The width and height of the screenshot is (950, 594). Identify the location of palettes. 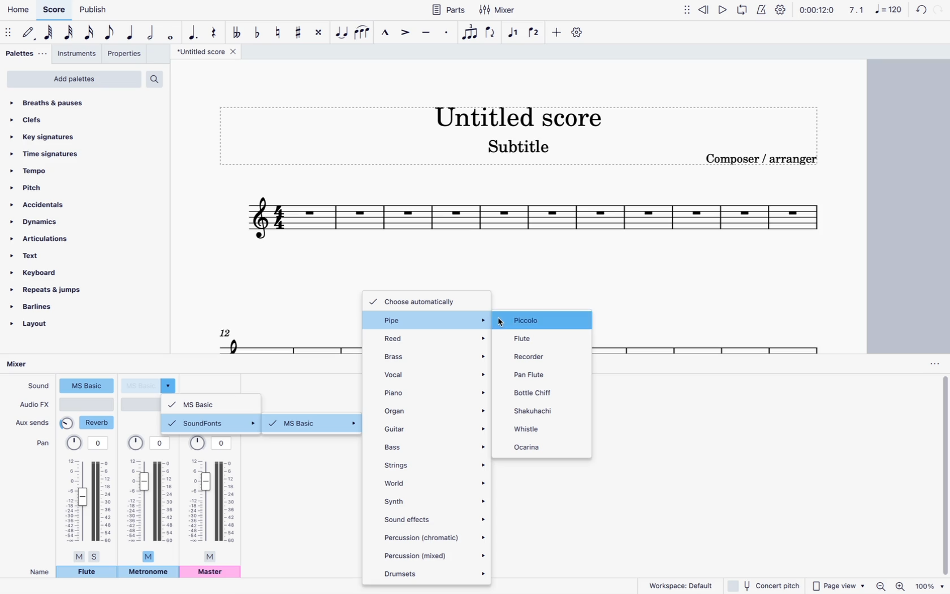
(24, 54).